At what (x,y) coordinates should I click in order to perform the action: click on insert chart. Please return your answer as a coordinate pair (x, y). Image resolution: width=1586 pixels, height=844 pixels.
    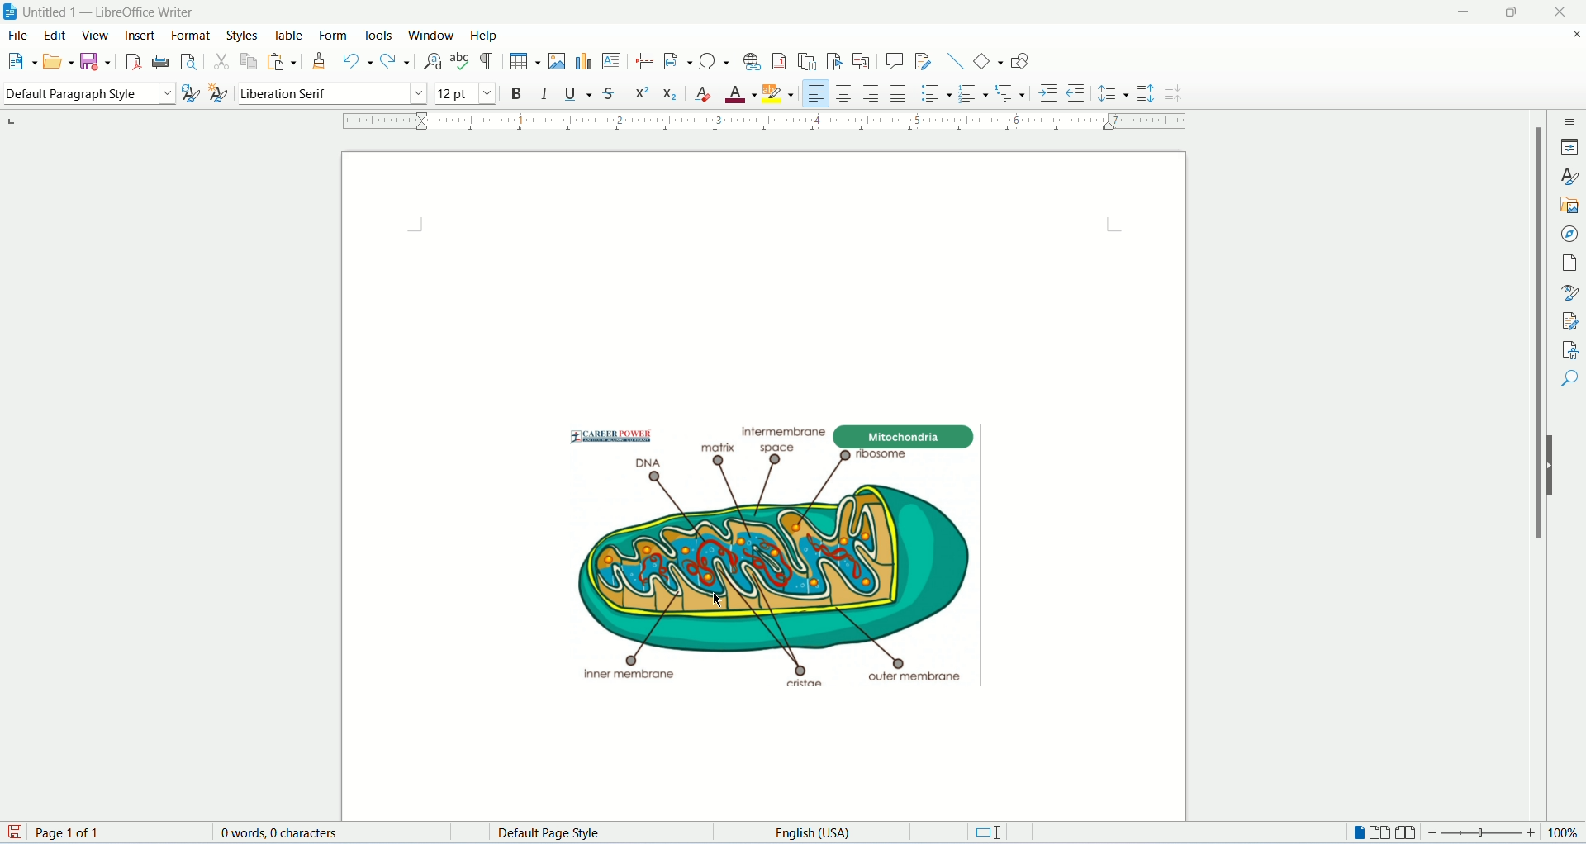
    Looking at the image, I should click on (583, 62).